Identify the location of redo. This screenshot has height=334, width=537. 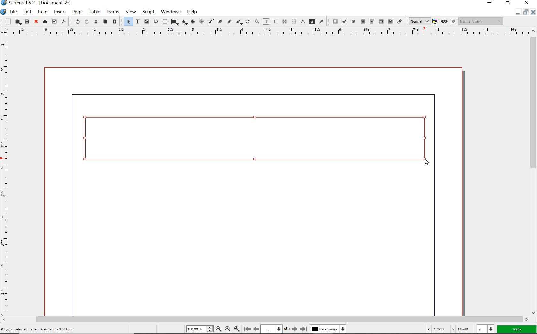
(86, 21).